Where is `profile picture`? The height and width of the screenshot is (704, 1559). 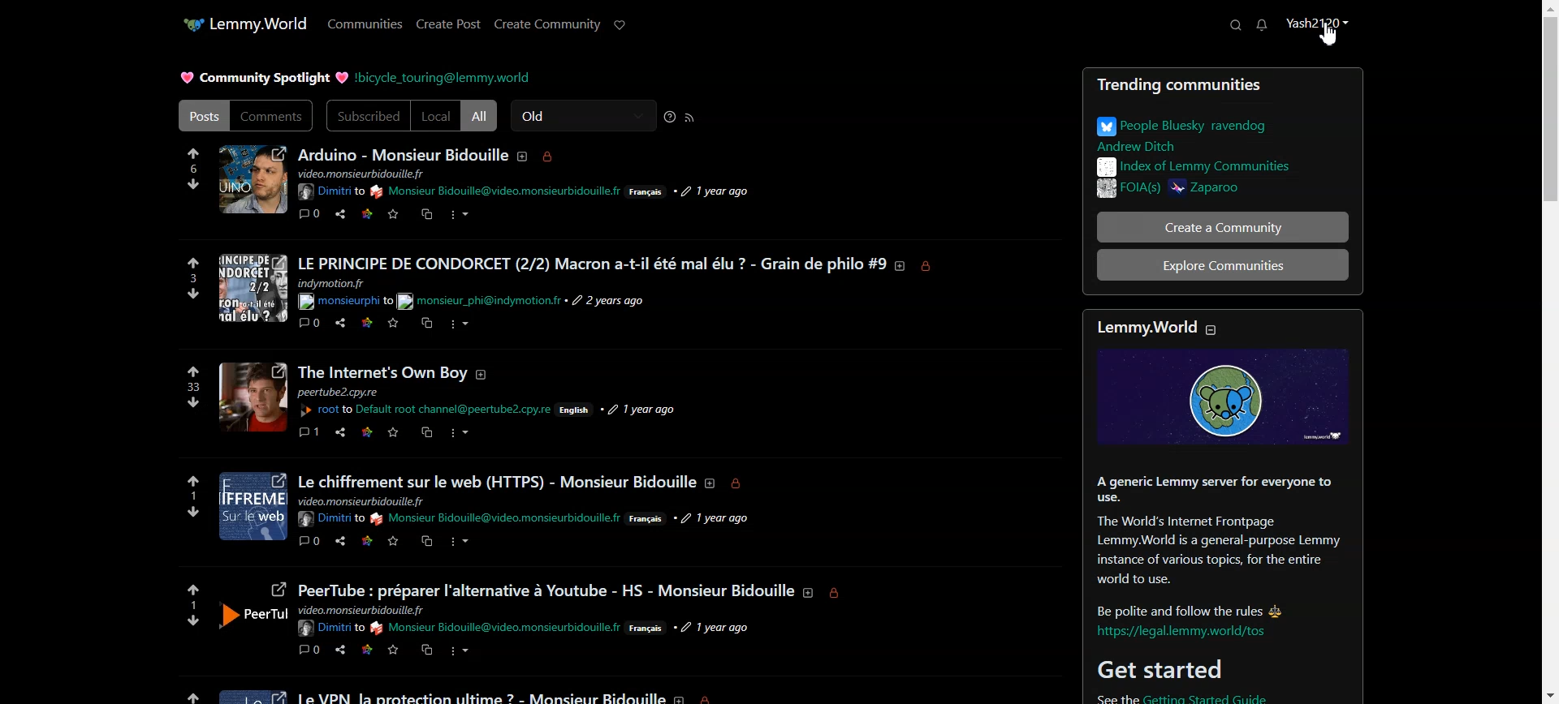 profile picture is located at coordinates (253, 289).